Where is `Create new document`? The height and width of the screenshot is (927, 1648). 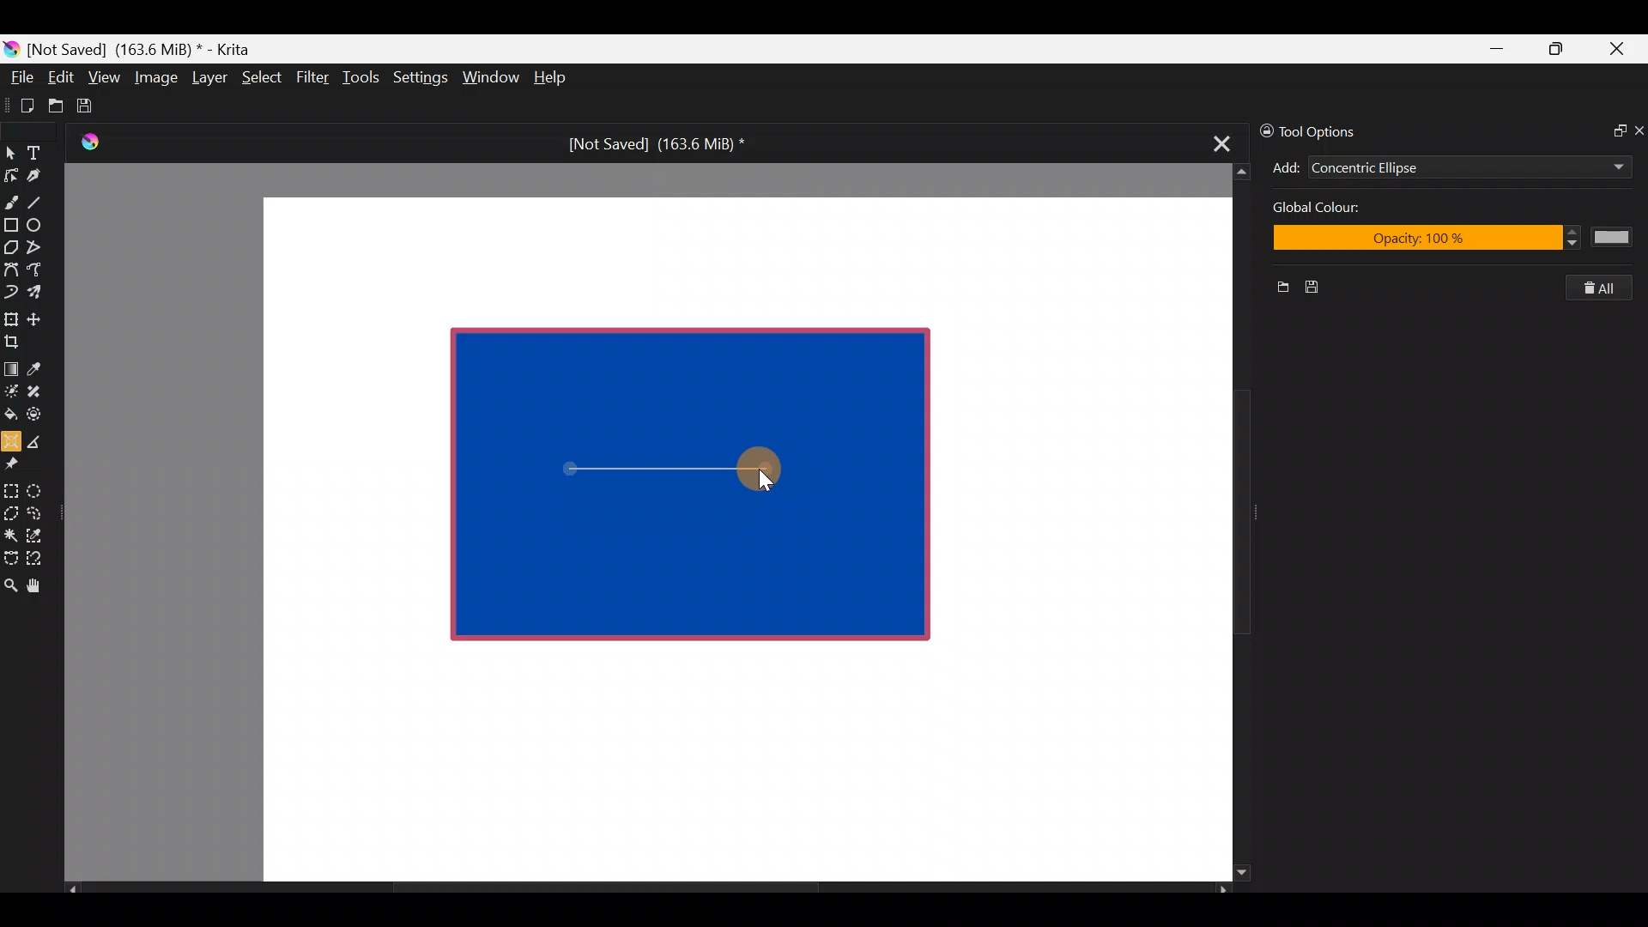 Create new document is located at coordinates (21, 106).